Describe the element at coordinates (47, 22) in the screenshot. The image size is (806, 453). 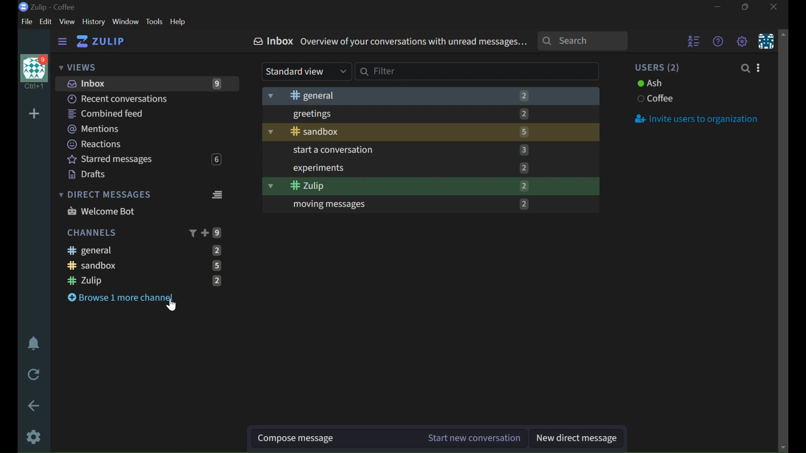
I see `EDIT` at that location.